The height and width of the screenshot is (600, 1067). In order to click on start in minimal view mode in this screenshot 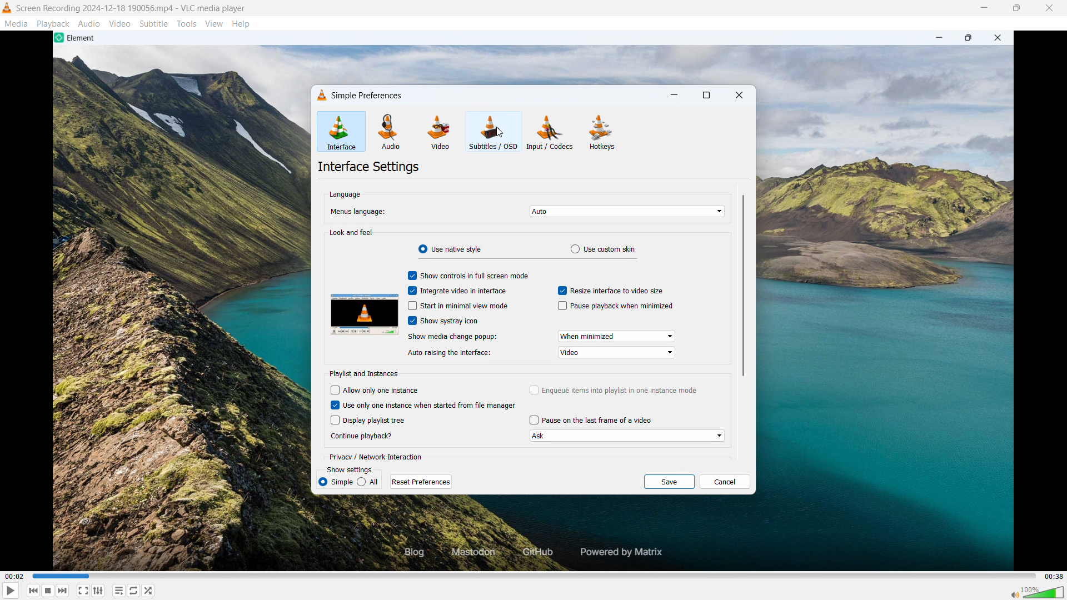, I will do `click(458, 306)`.